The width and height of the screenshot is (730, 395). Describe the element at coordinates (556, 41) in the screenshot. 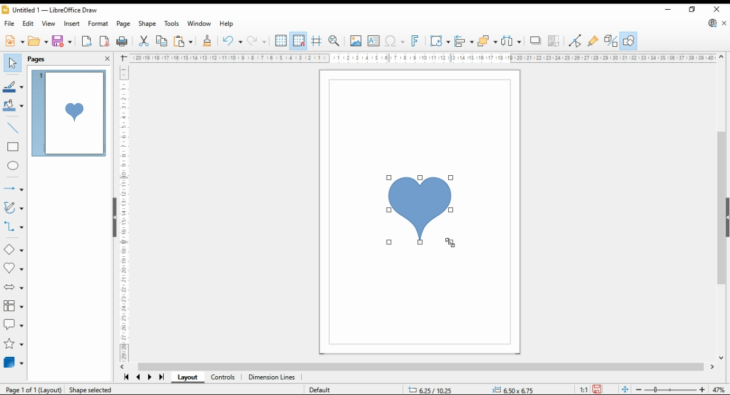

I see `crop` at that location.